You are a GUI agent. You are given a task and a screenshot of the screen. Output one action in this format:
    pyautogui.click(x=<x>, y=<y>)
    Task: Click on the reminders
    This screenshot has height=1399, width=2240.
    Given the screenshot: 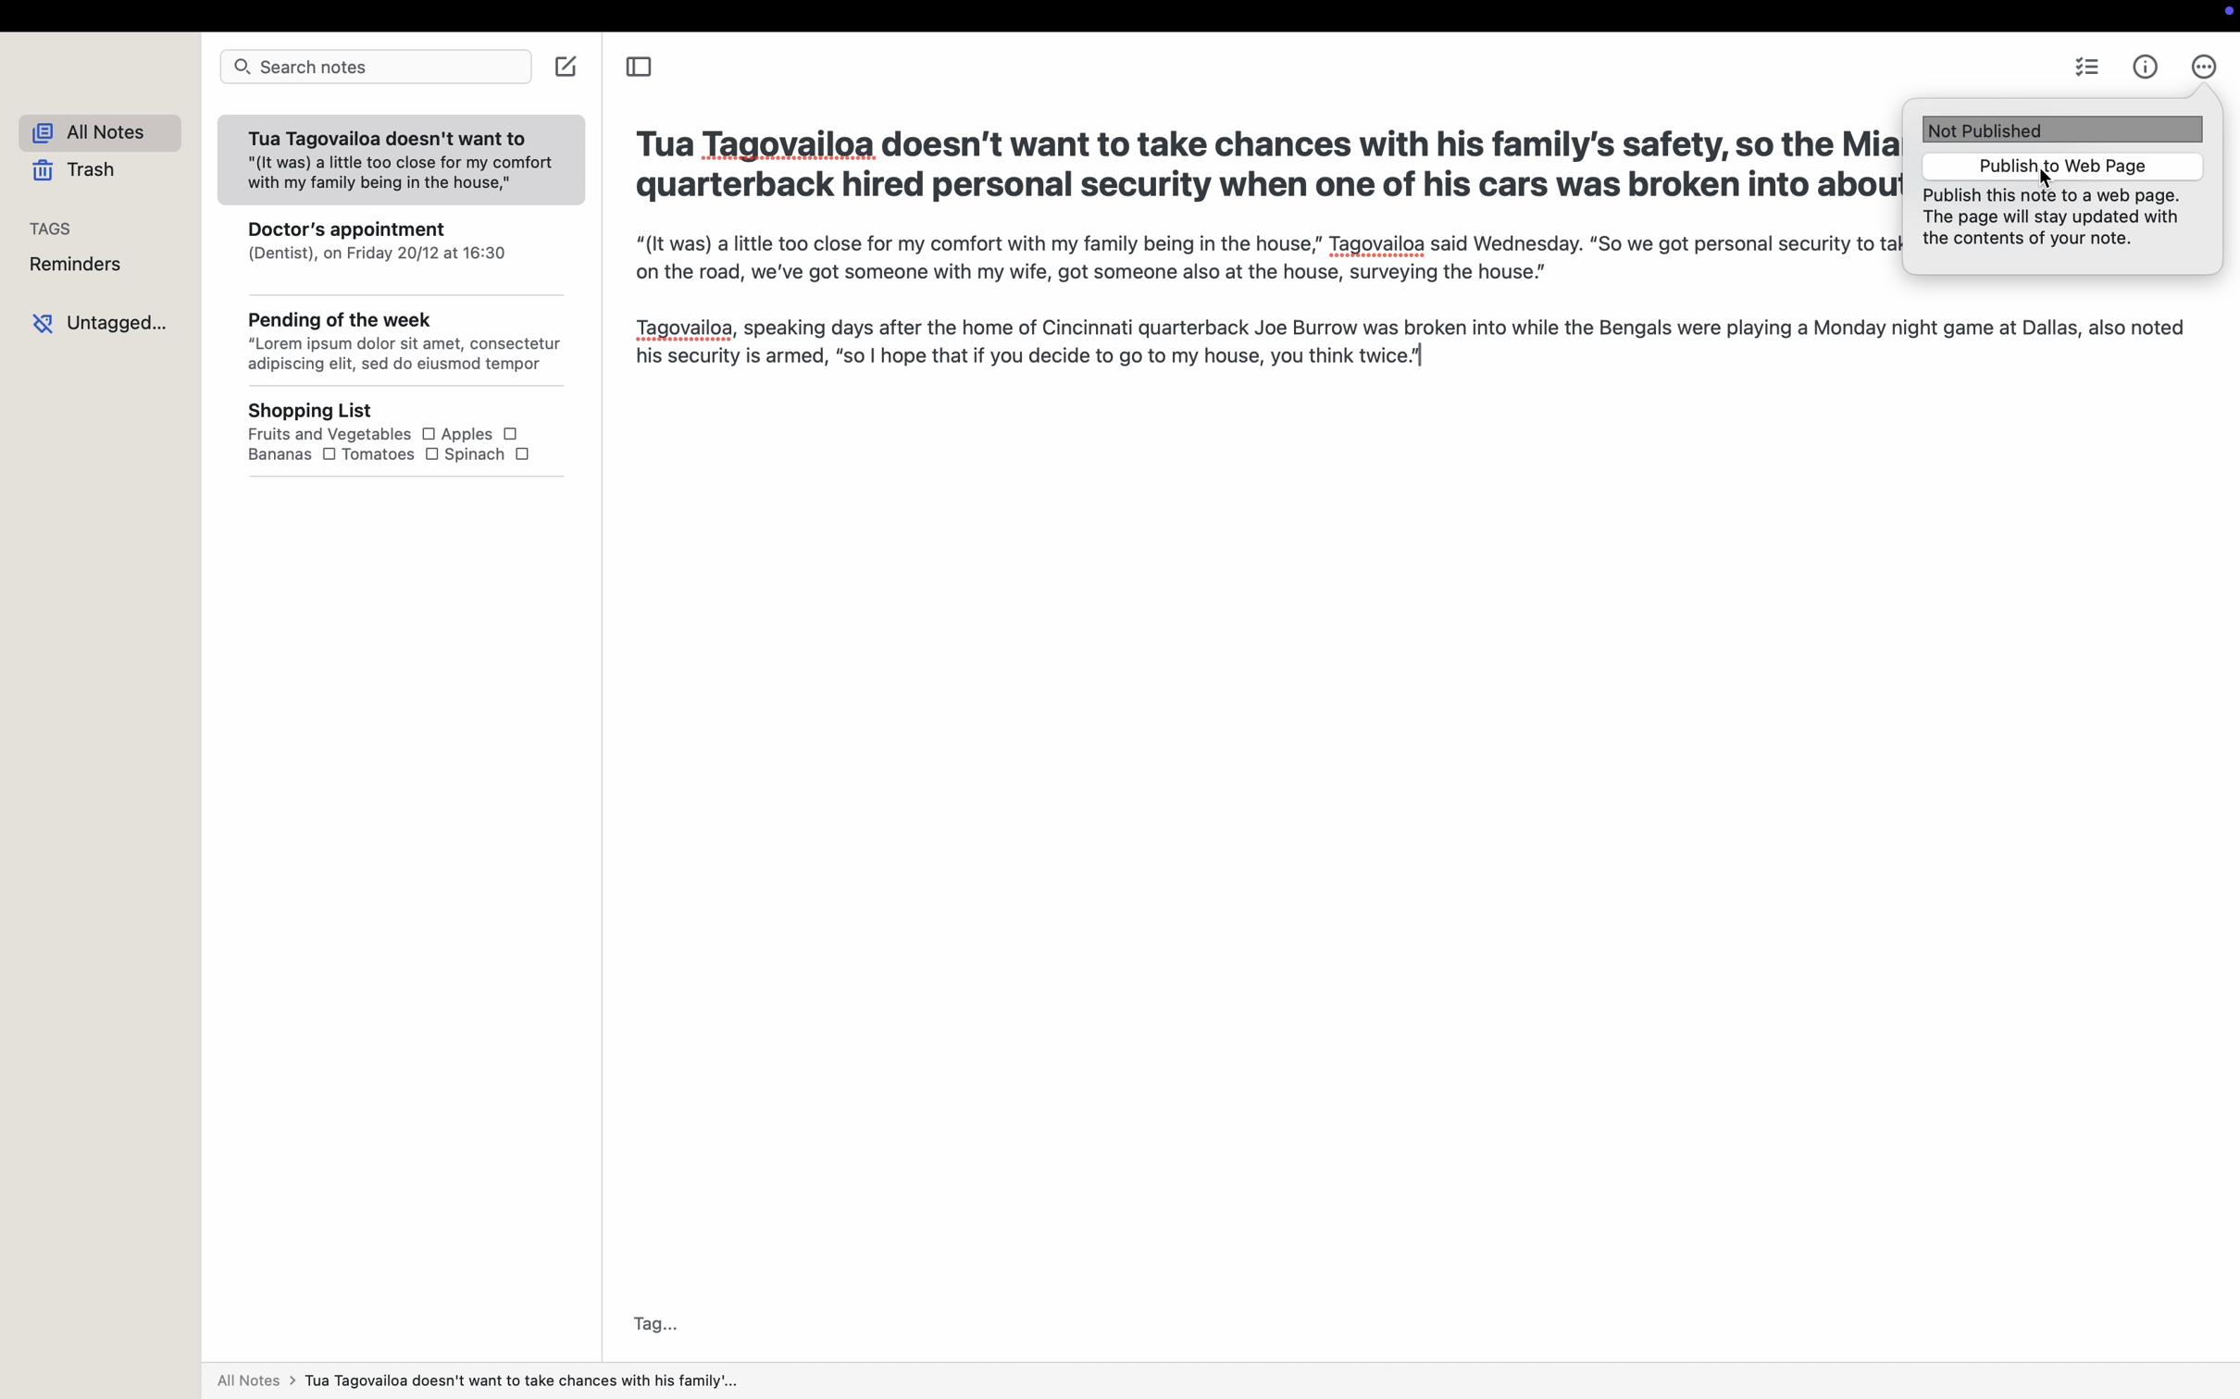 What is the action you would take?
    pyautogui.click(x=81, y=266)
    